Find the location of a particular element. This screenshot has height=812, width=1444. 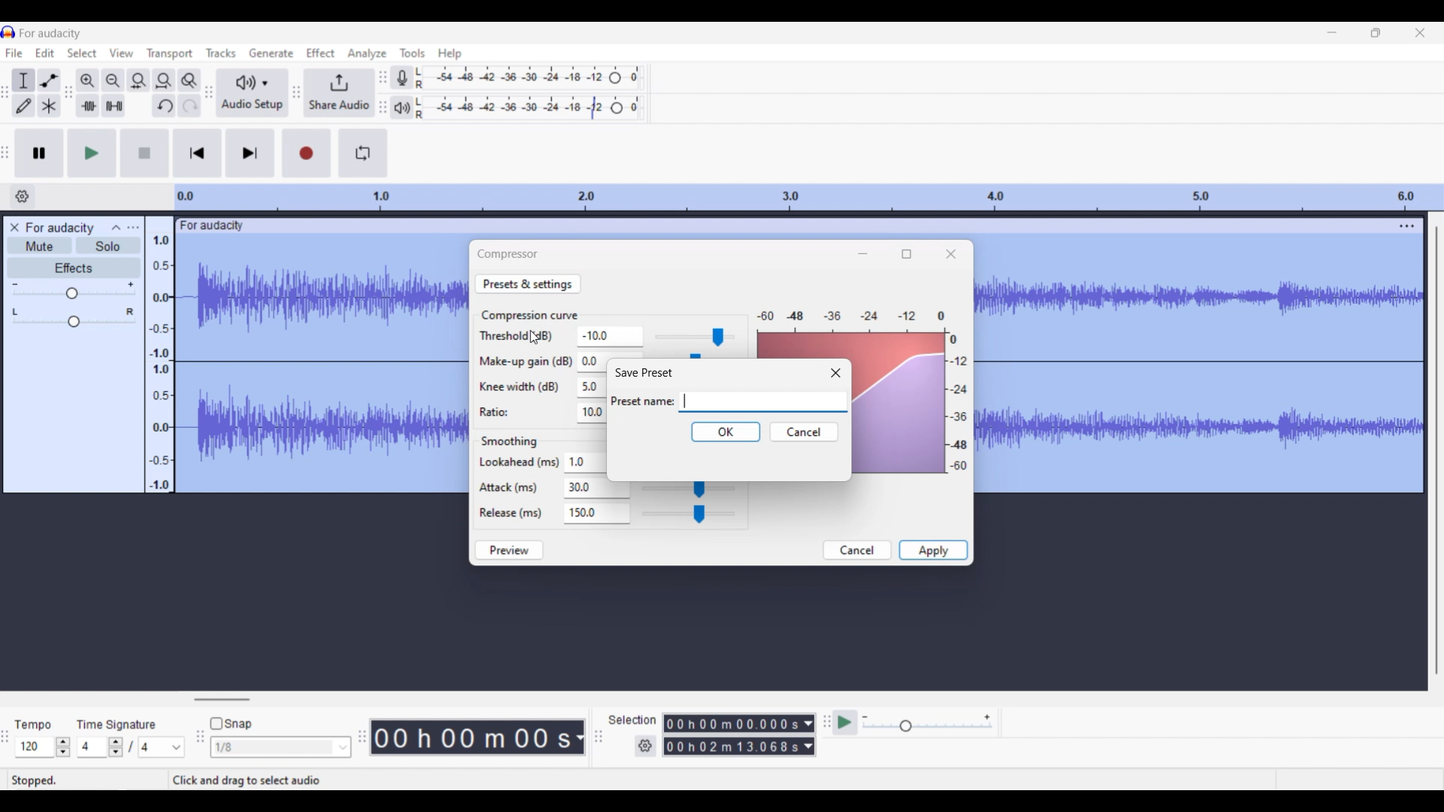

Select is located at coordinates (82, 53).